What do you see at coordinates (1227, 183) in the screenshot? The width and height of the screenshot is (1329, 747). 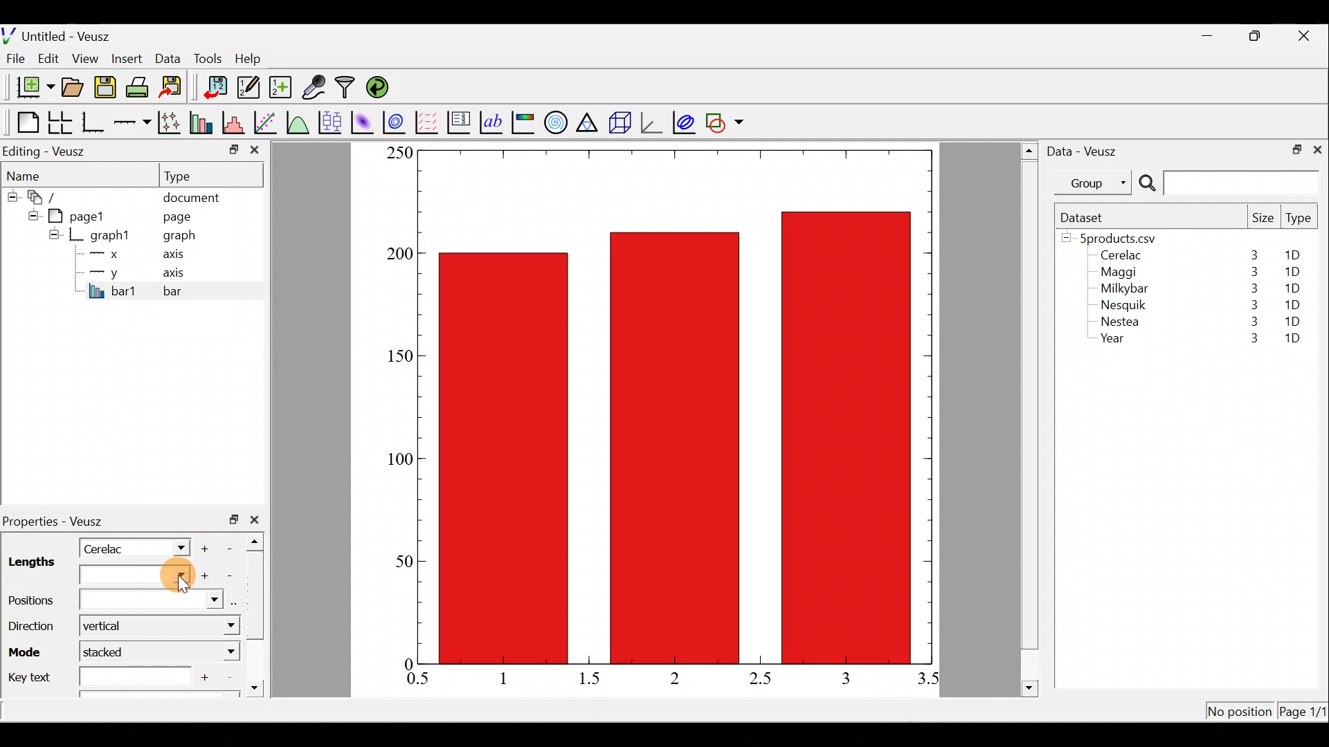 I see `Search bar` at bounding box center [1227, 183].